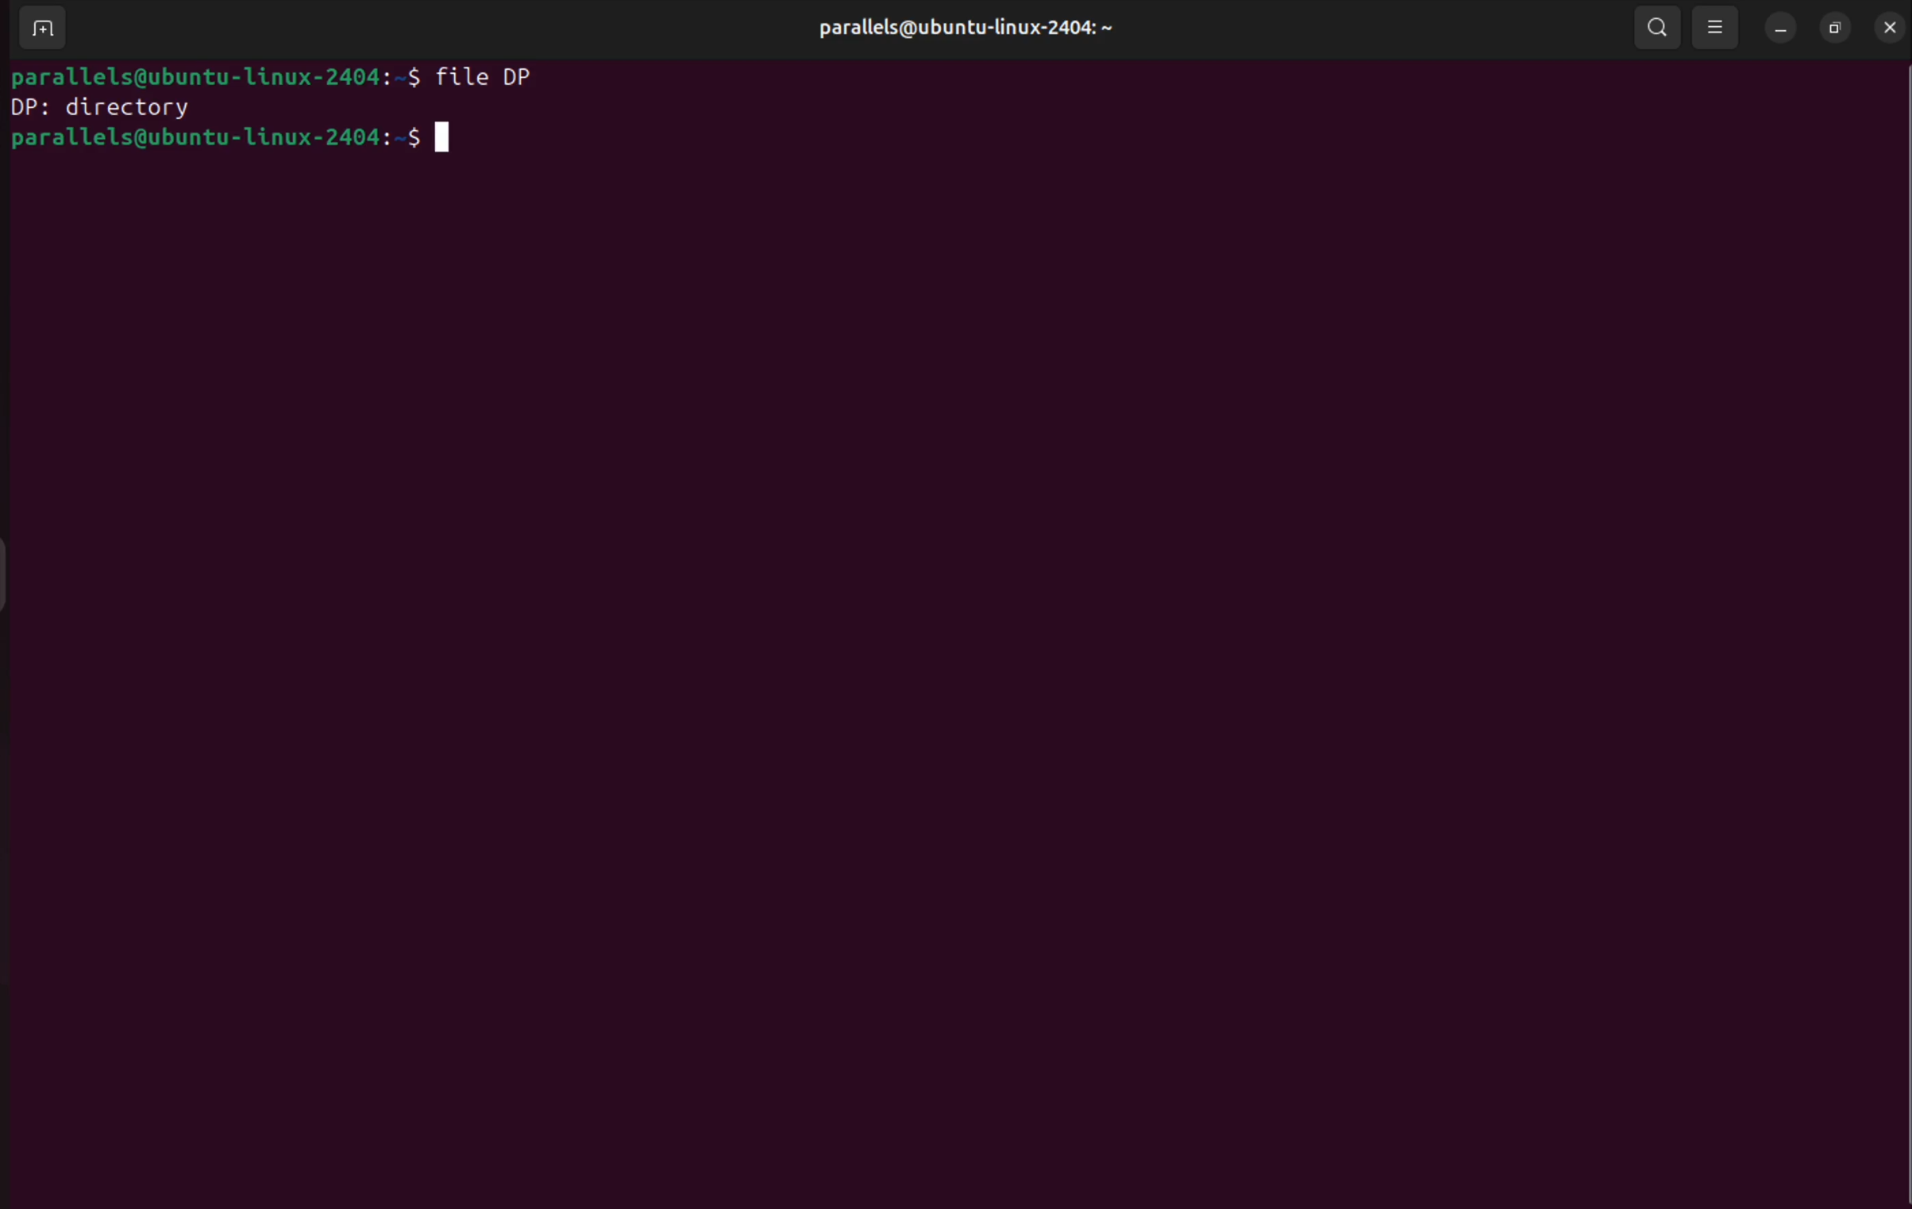 The width and height of the screenshot is (1912, 1209). What do you see at coordinates (46, 28) in the screenshot?
I see `add terminal` at bounding box center [46, 28].